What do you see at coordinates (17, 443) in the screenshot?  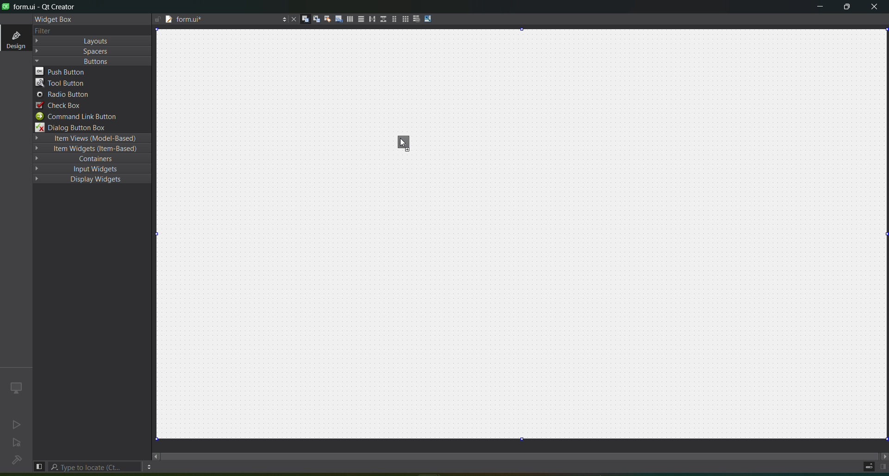 I see `no active project` at bounding box center [17, 443].